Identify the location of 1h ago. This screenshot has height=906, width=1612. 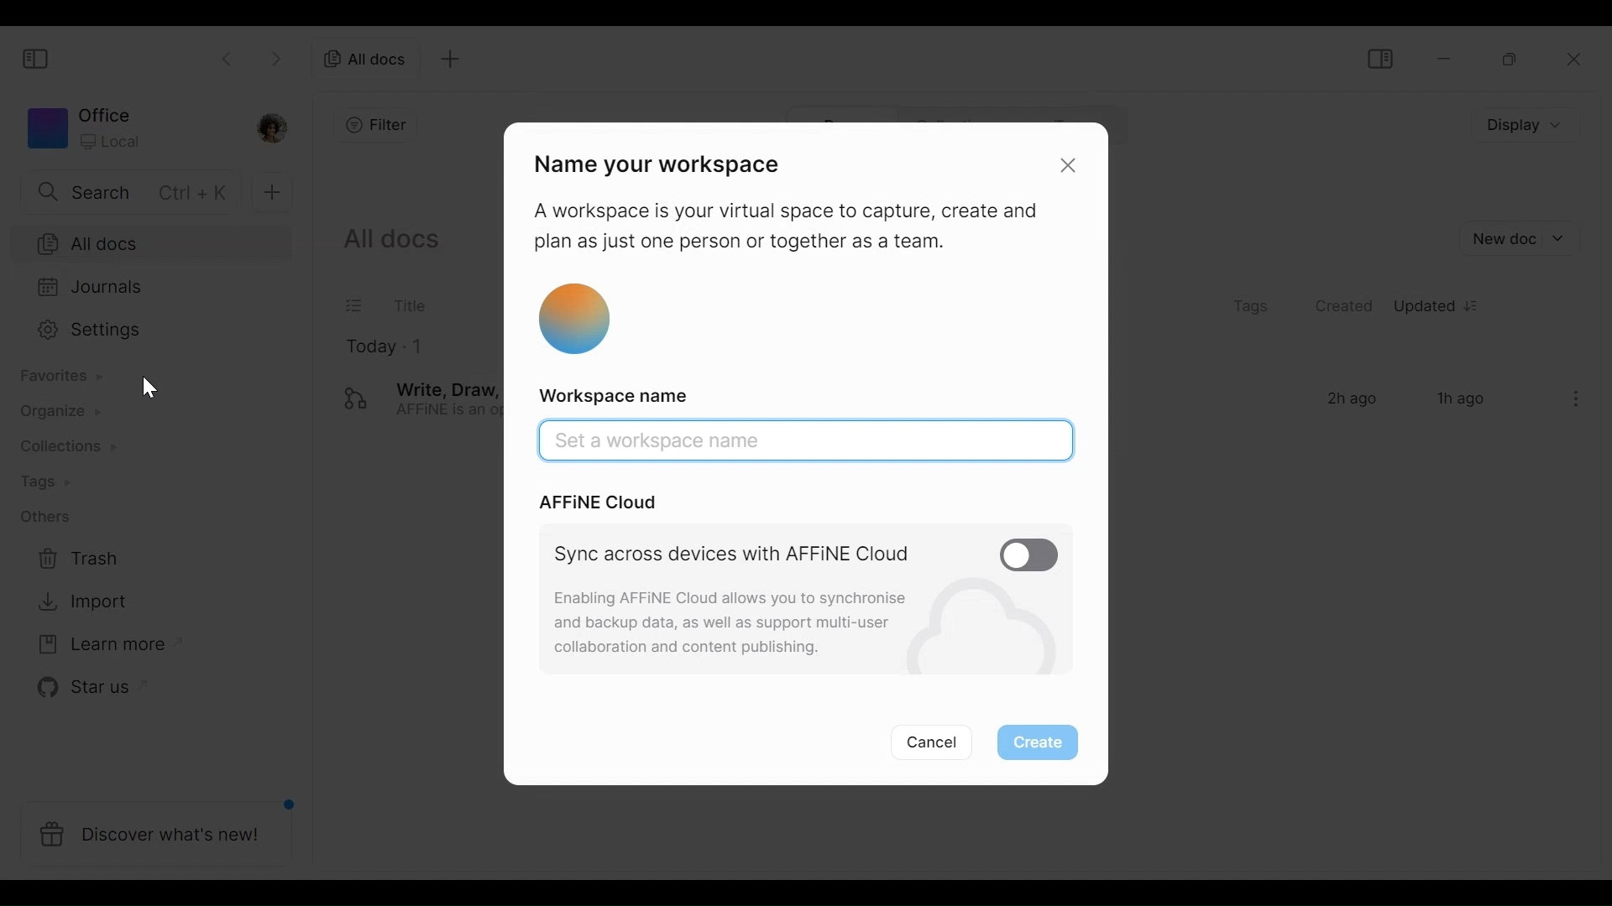
(1464, 399).